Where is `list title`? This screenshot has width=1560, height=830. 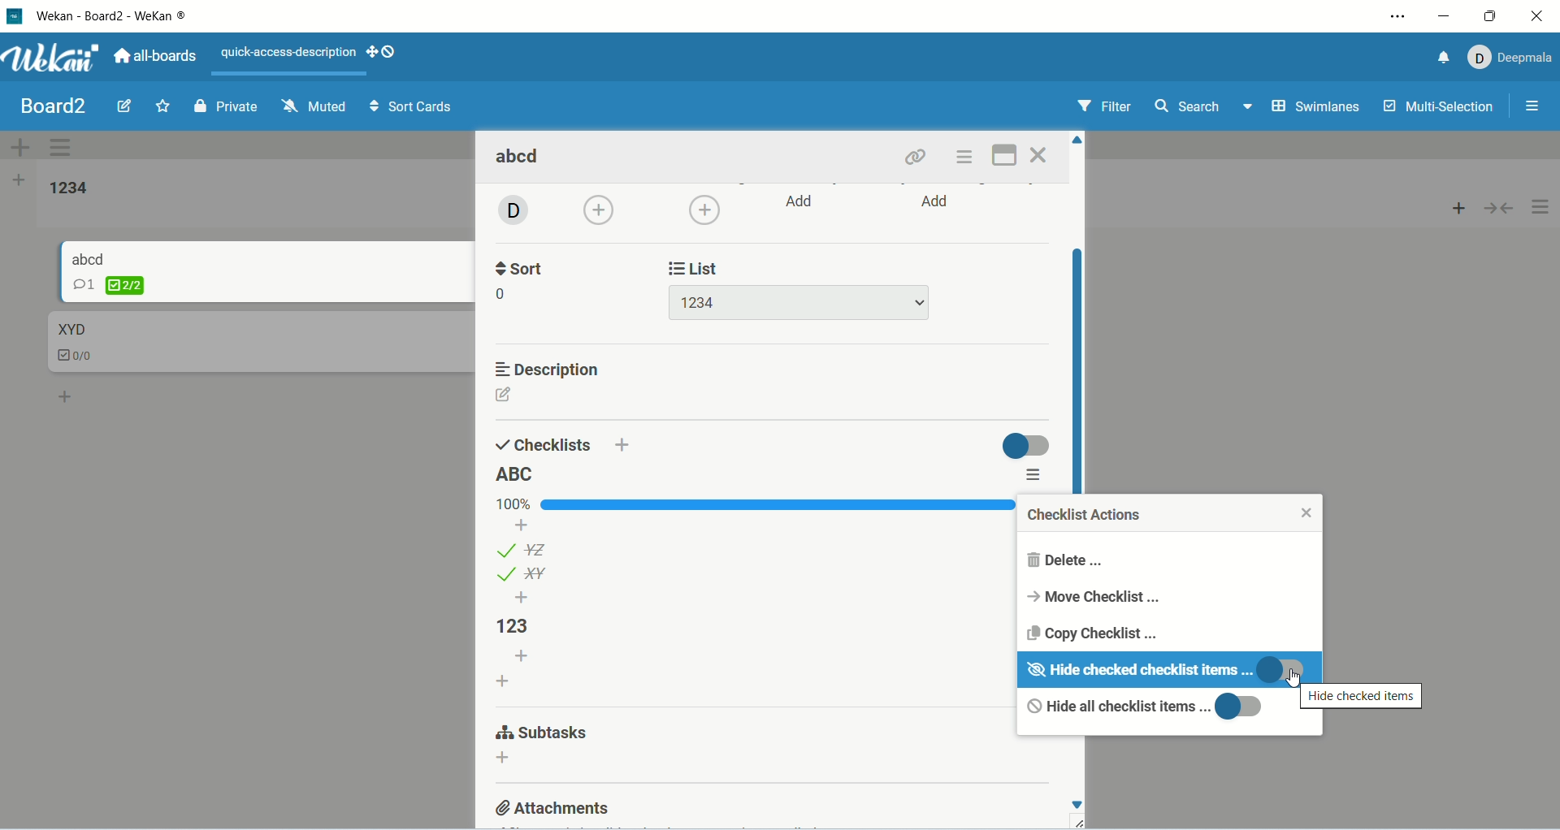
list title is located at coordinates (71, 188).